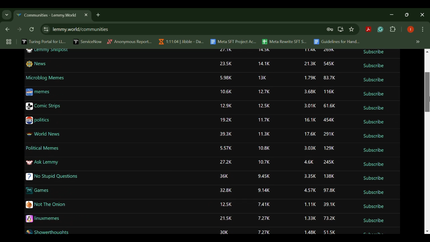 The width and height of the screenshot is (430, 242). Describe the element at coordinates (393, 30) in the screenshot. I see `Extensions` at that location.